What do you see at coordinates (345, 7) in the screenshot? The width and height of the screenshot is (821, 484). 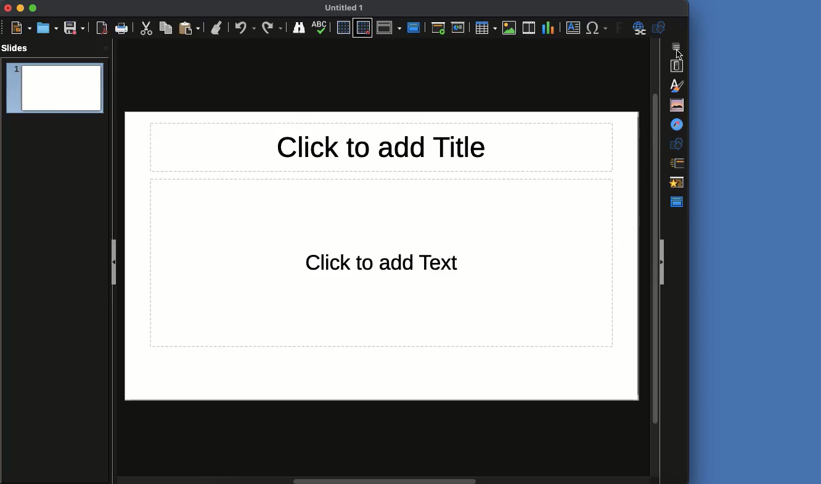 I see `` at bounding box center [345, 7].